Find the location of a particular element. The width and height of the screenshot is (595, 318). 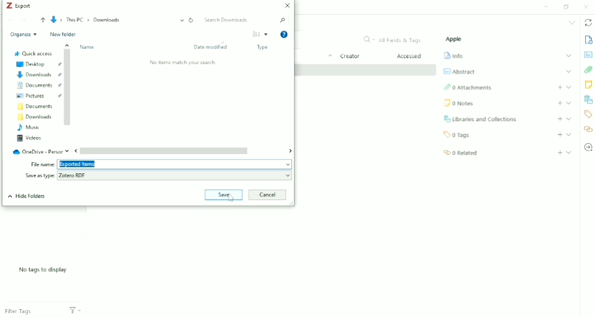

Cancel is located at coordinates (268, 195).